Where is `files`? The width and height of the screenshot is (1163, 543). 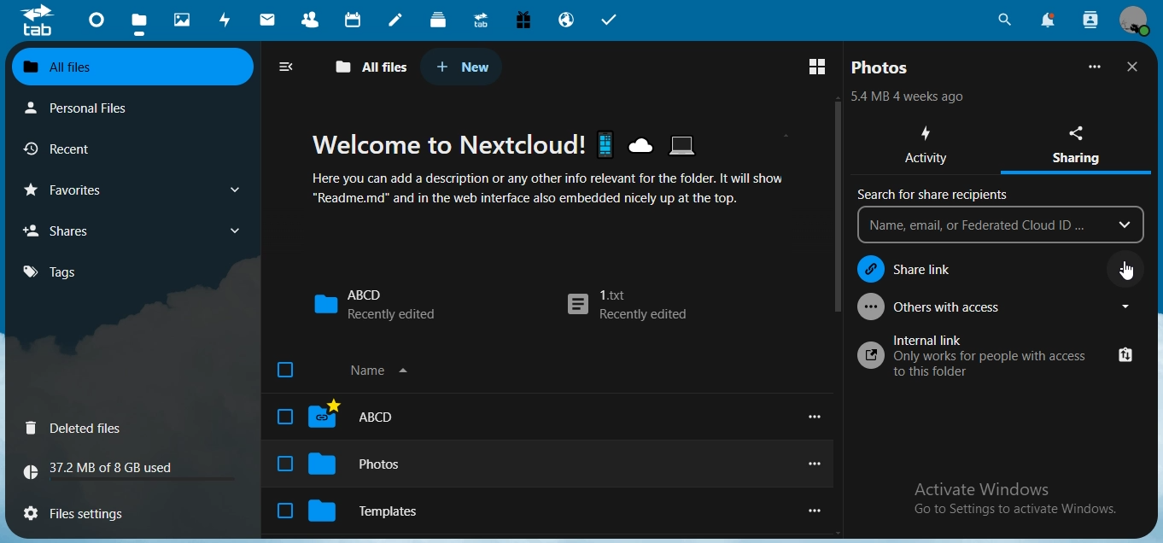 files is located at coordinates (139, 26).